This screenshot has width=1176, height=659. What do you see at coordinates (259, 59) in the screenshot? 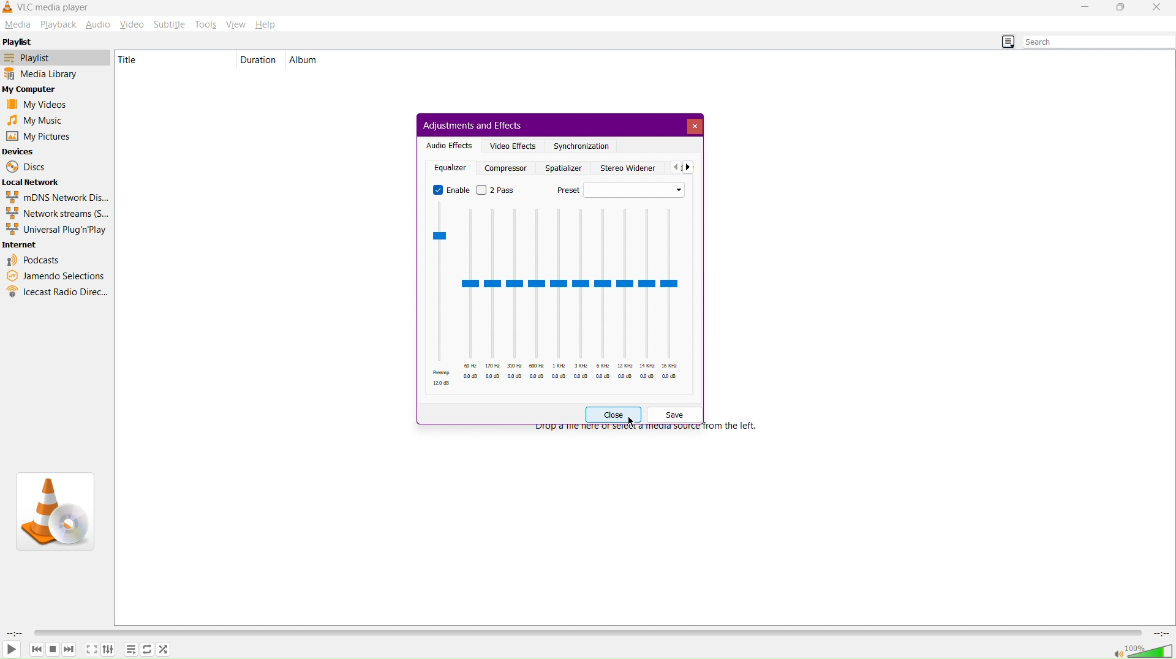
I see `Duration` at bounding box center [259, 59].